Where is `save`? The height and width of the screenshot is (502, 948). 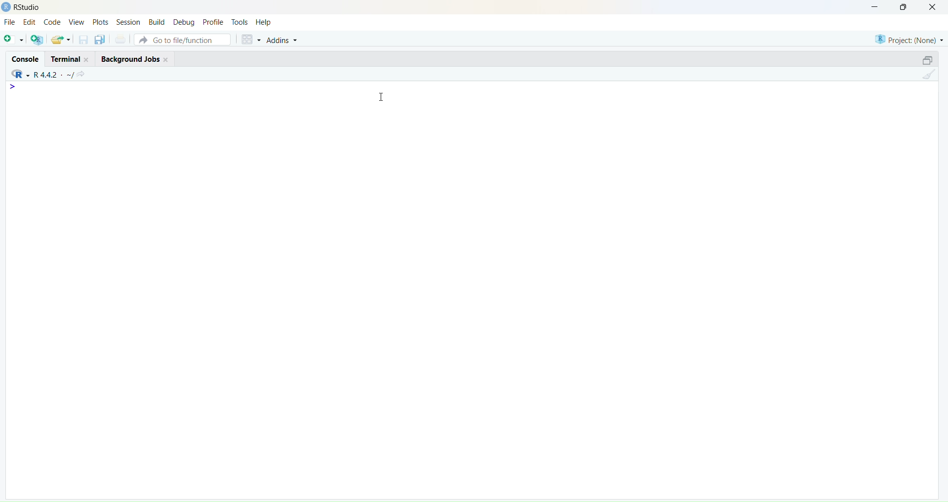
save is located at coordinates (82, 42).